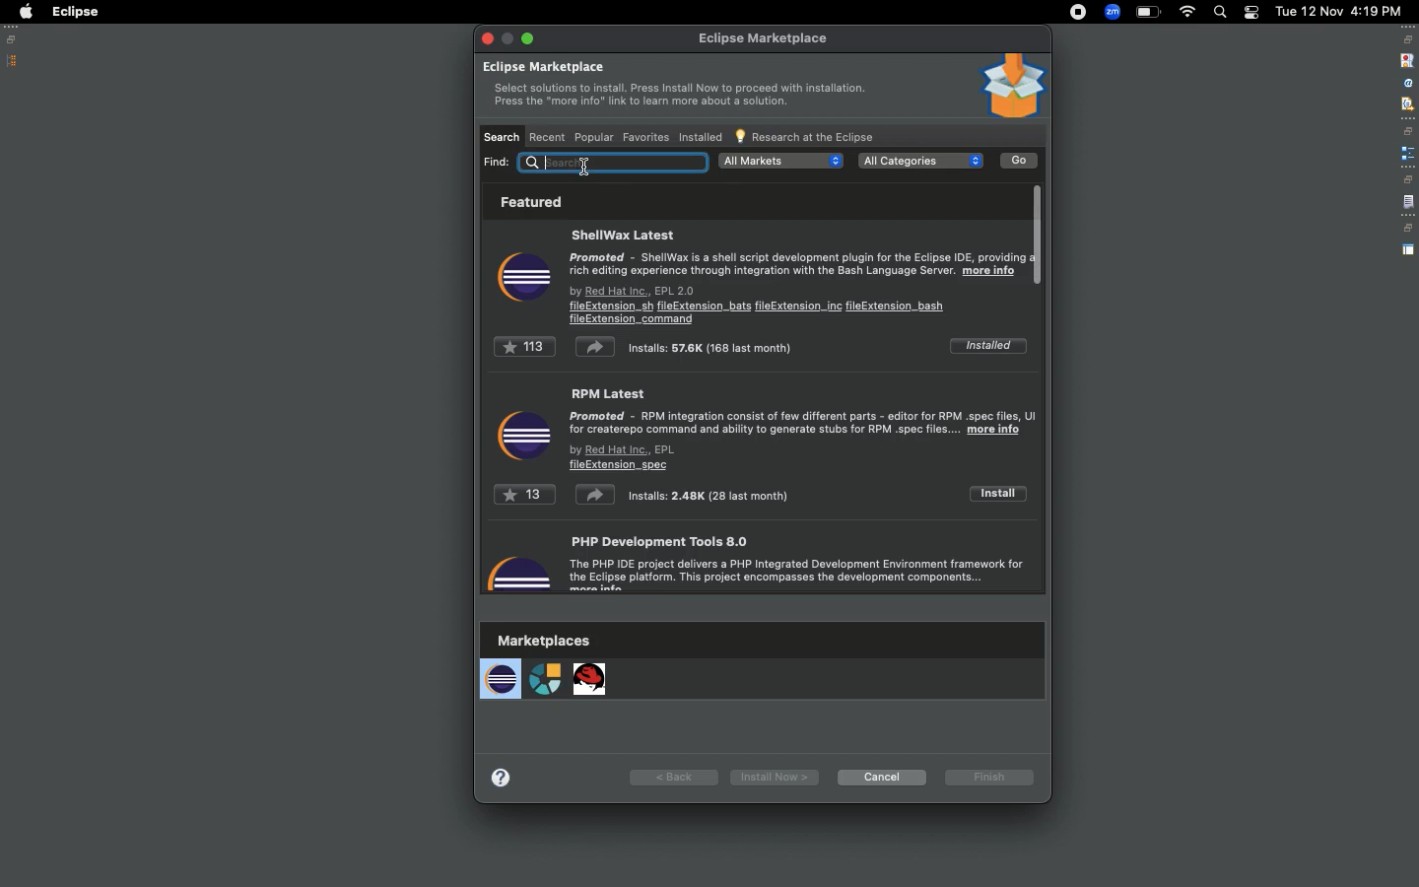 The width and height of the screenshot is (1419, 887). What do you see at coordinates (592, 137) in the screenshot?
I see `Popular` at bounding box center [592, 137].